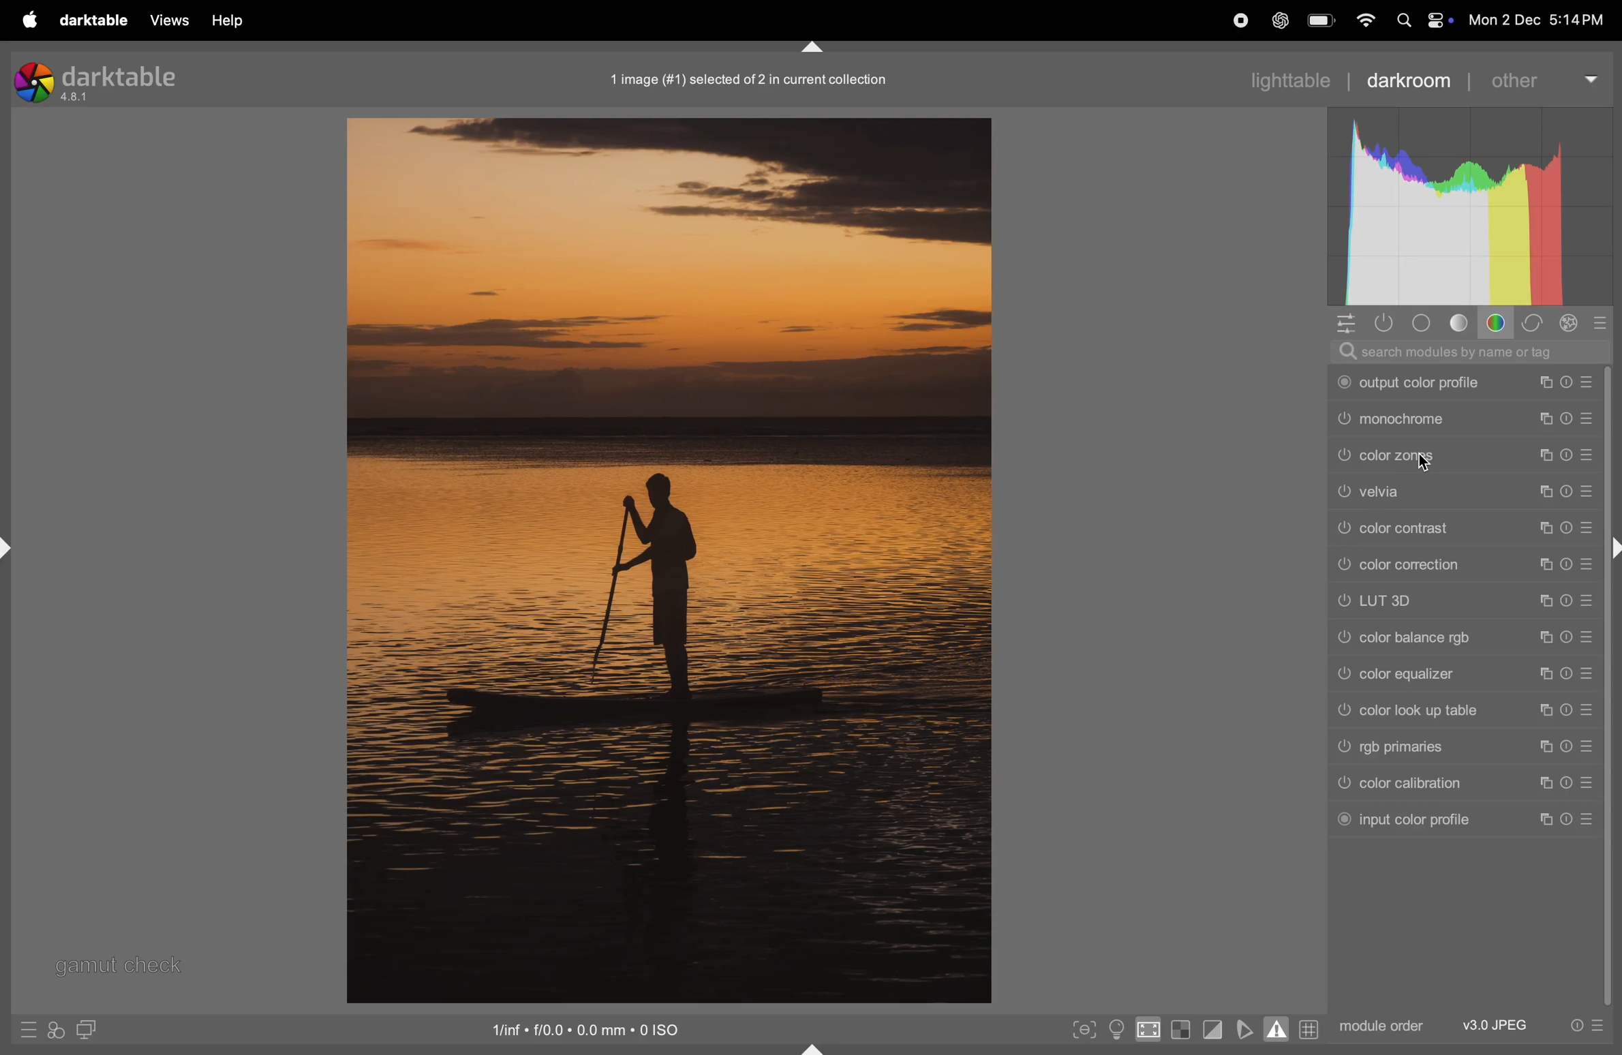 The image size is (1622, 1055). What do you see at coordinates (669, 561) in the screenshot?
I see `image` at bounding box center [669, 561].